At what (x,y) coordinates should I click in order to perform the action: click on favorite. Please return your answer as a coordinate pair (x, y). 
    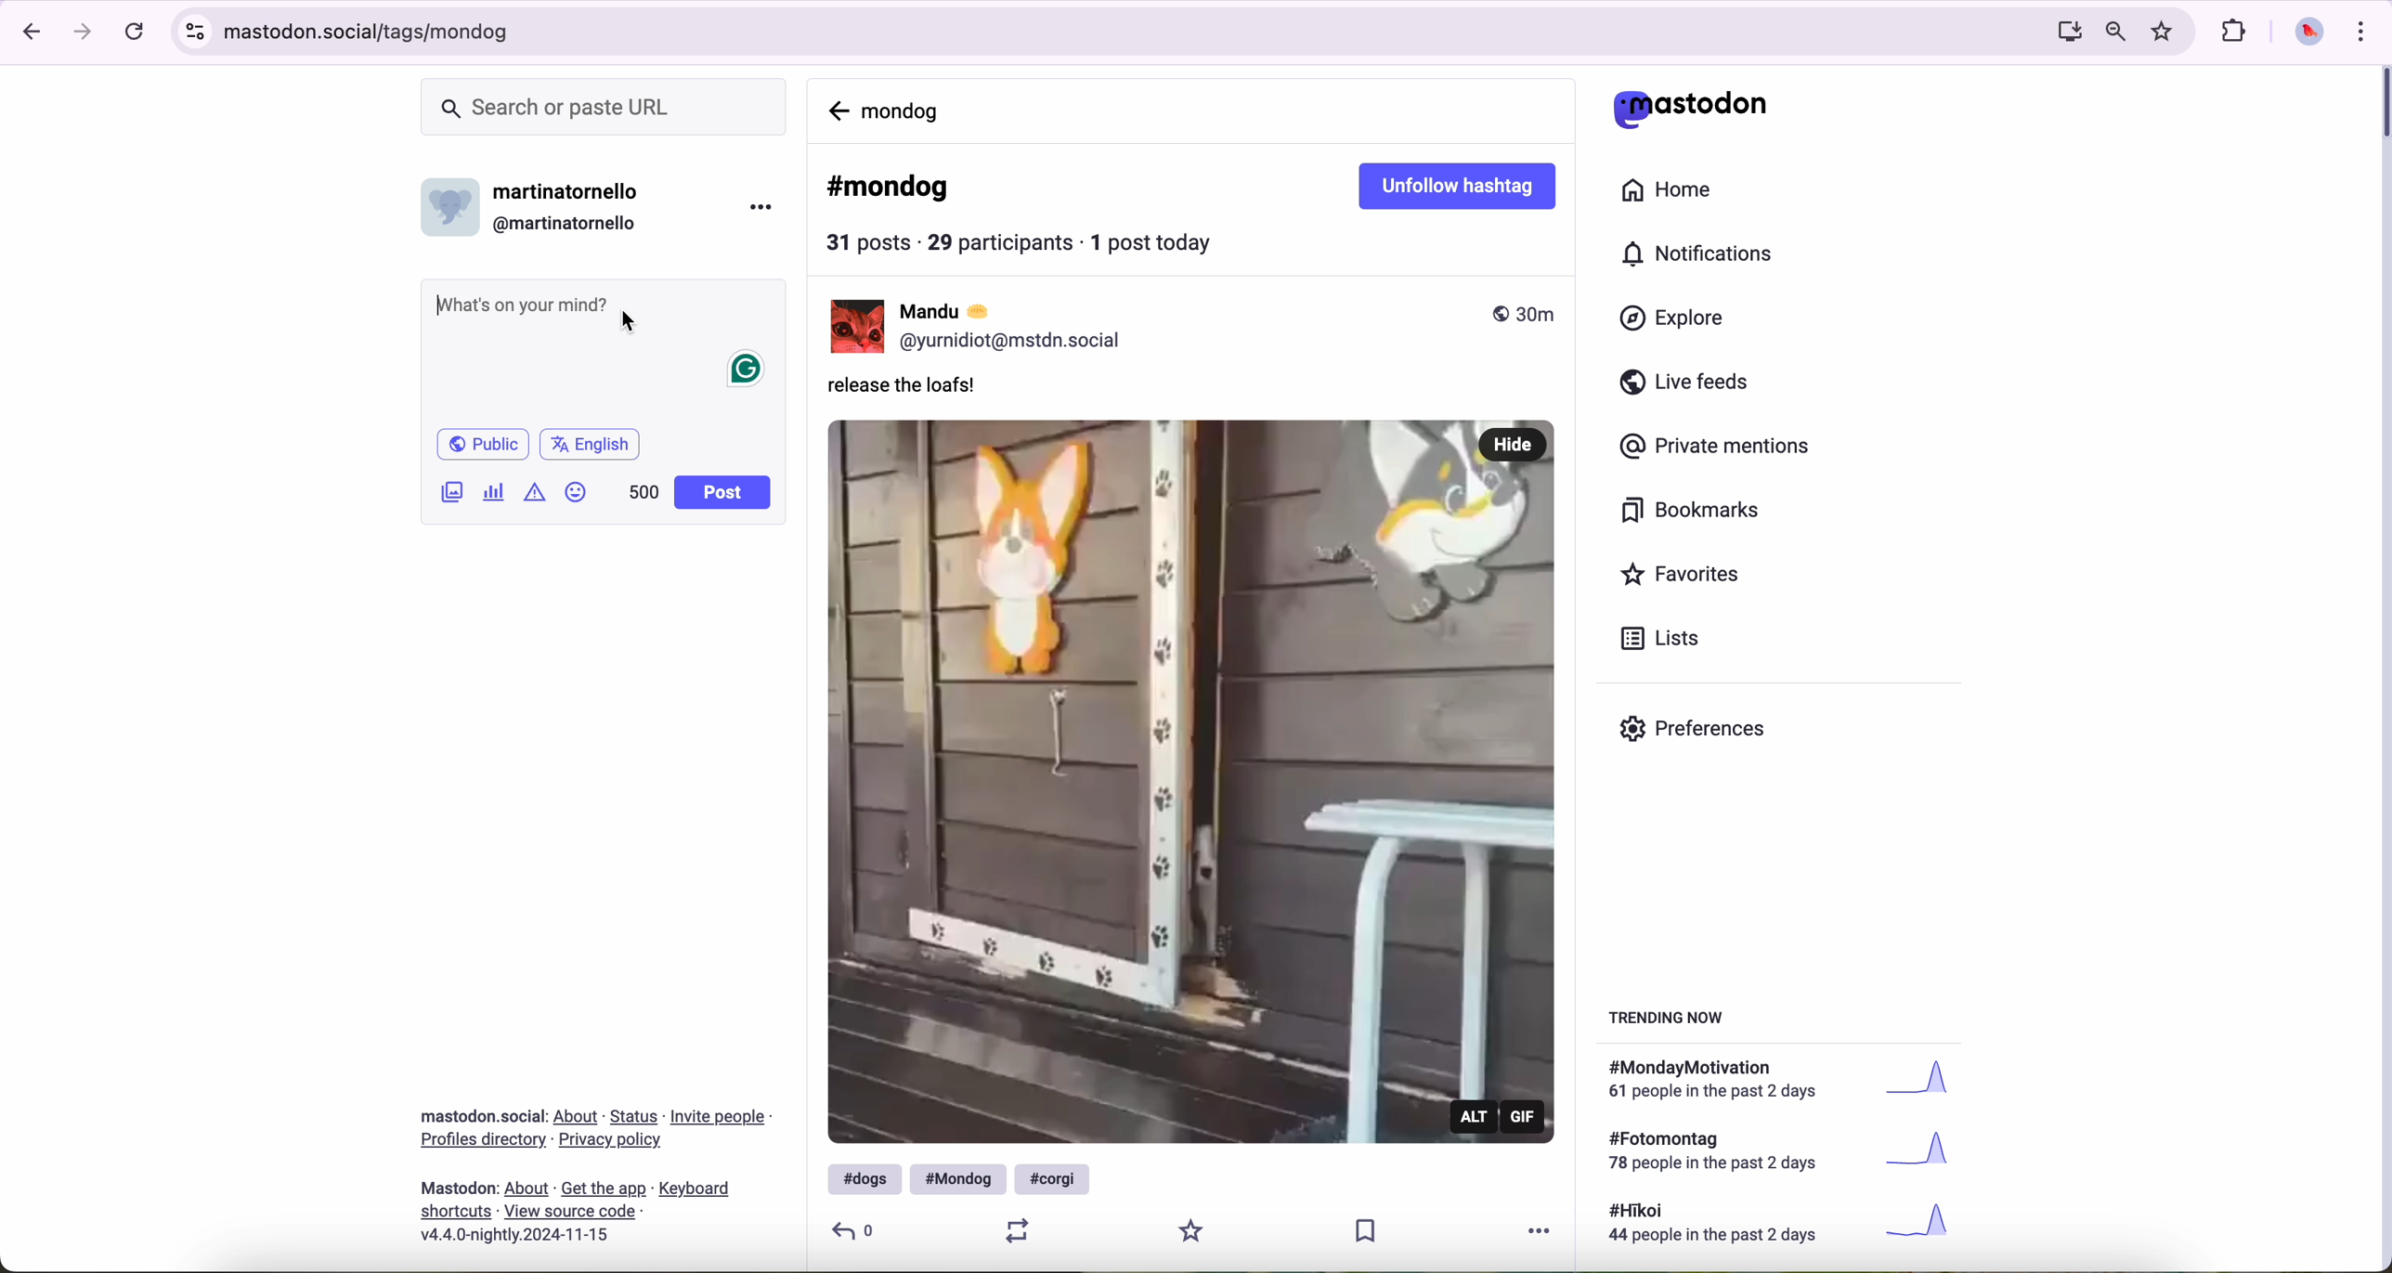
    Looking at the image, I should click on (1193, 1229).